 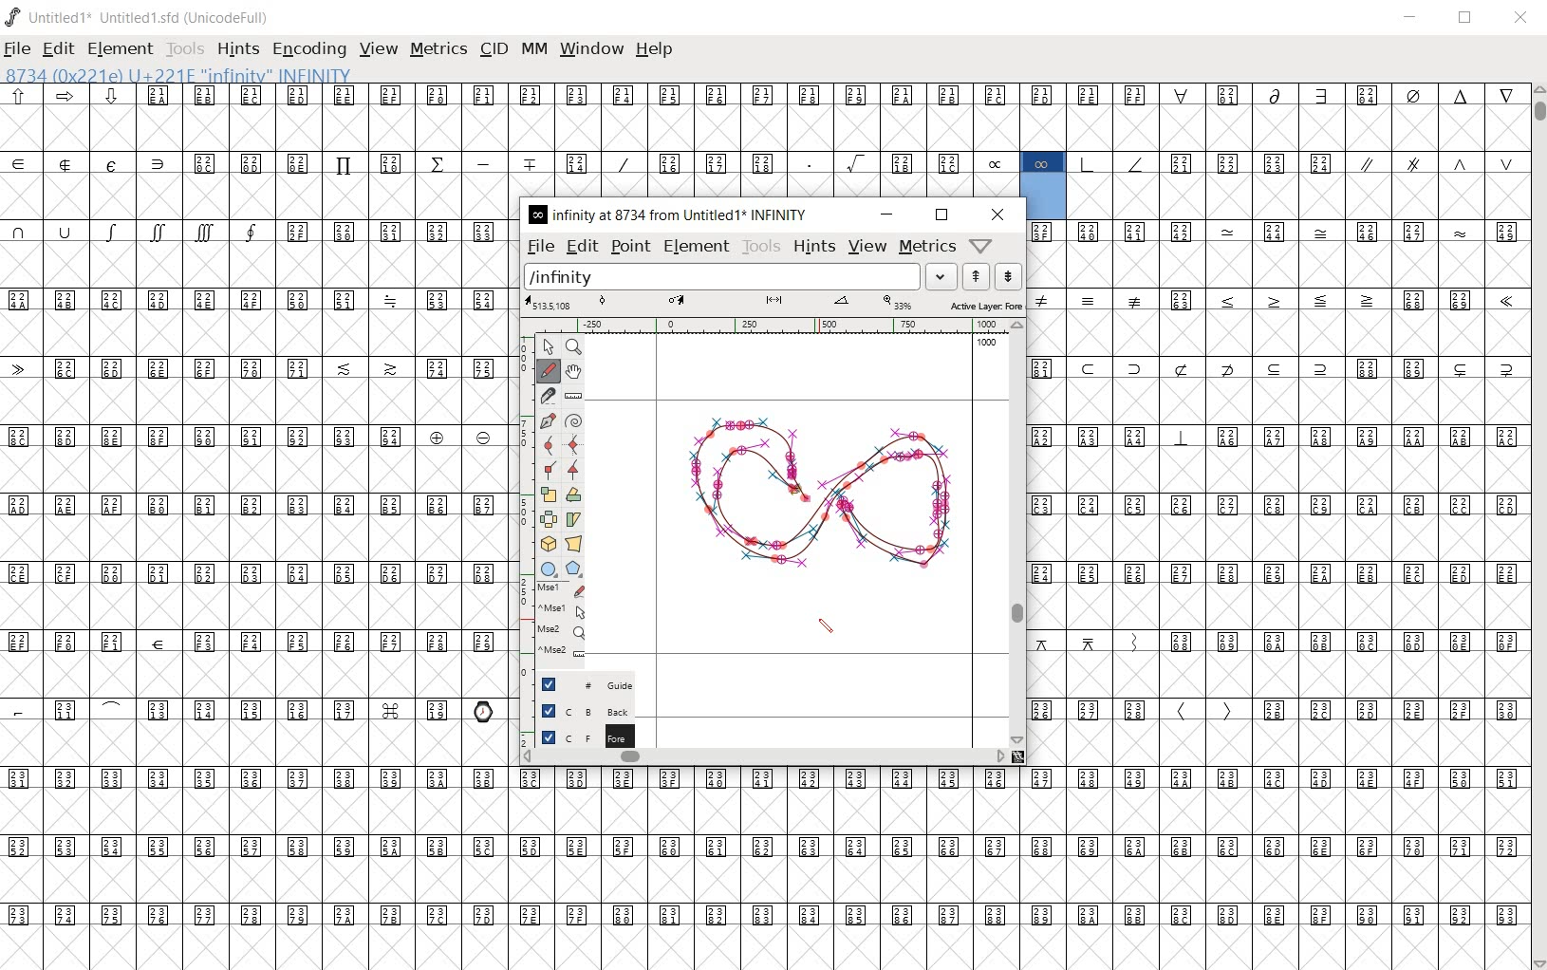 What do you see at coordinates (1389, 710) in the screenshot?
I see `Unicode code points` at bounding box center [1389, 710].